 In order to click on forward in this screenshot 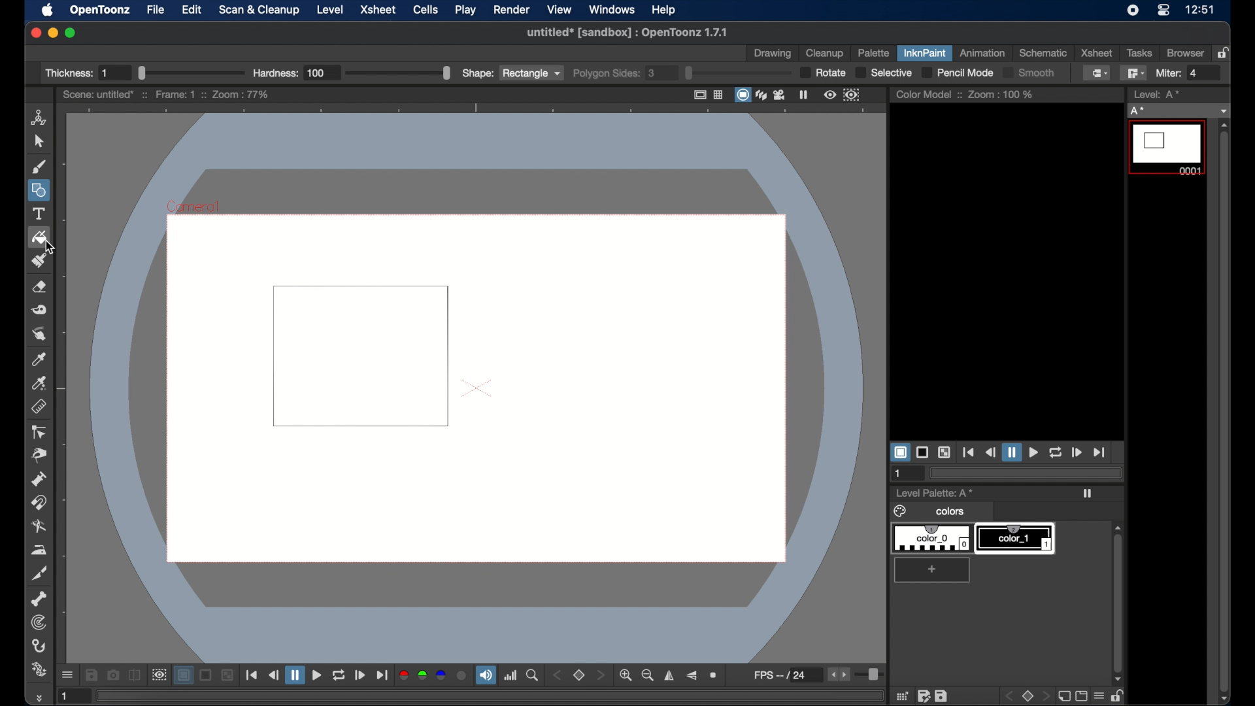, I will do `click(1076, 452)`.